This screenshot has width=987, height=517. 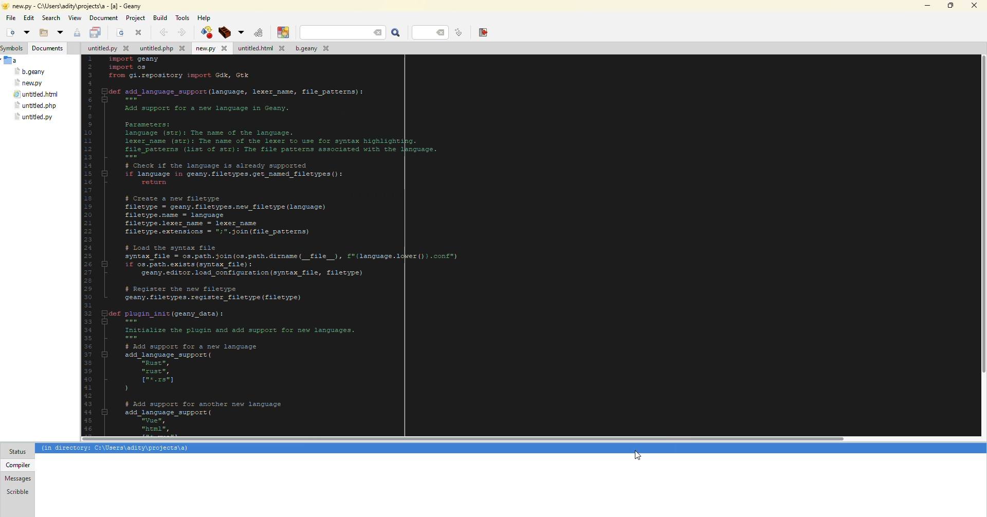 I want to click on documents, so click(x=48, y=48).